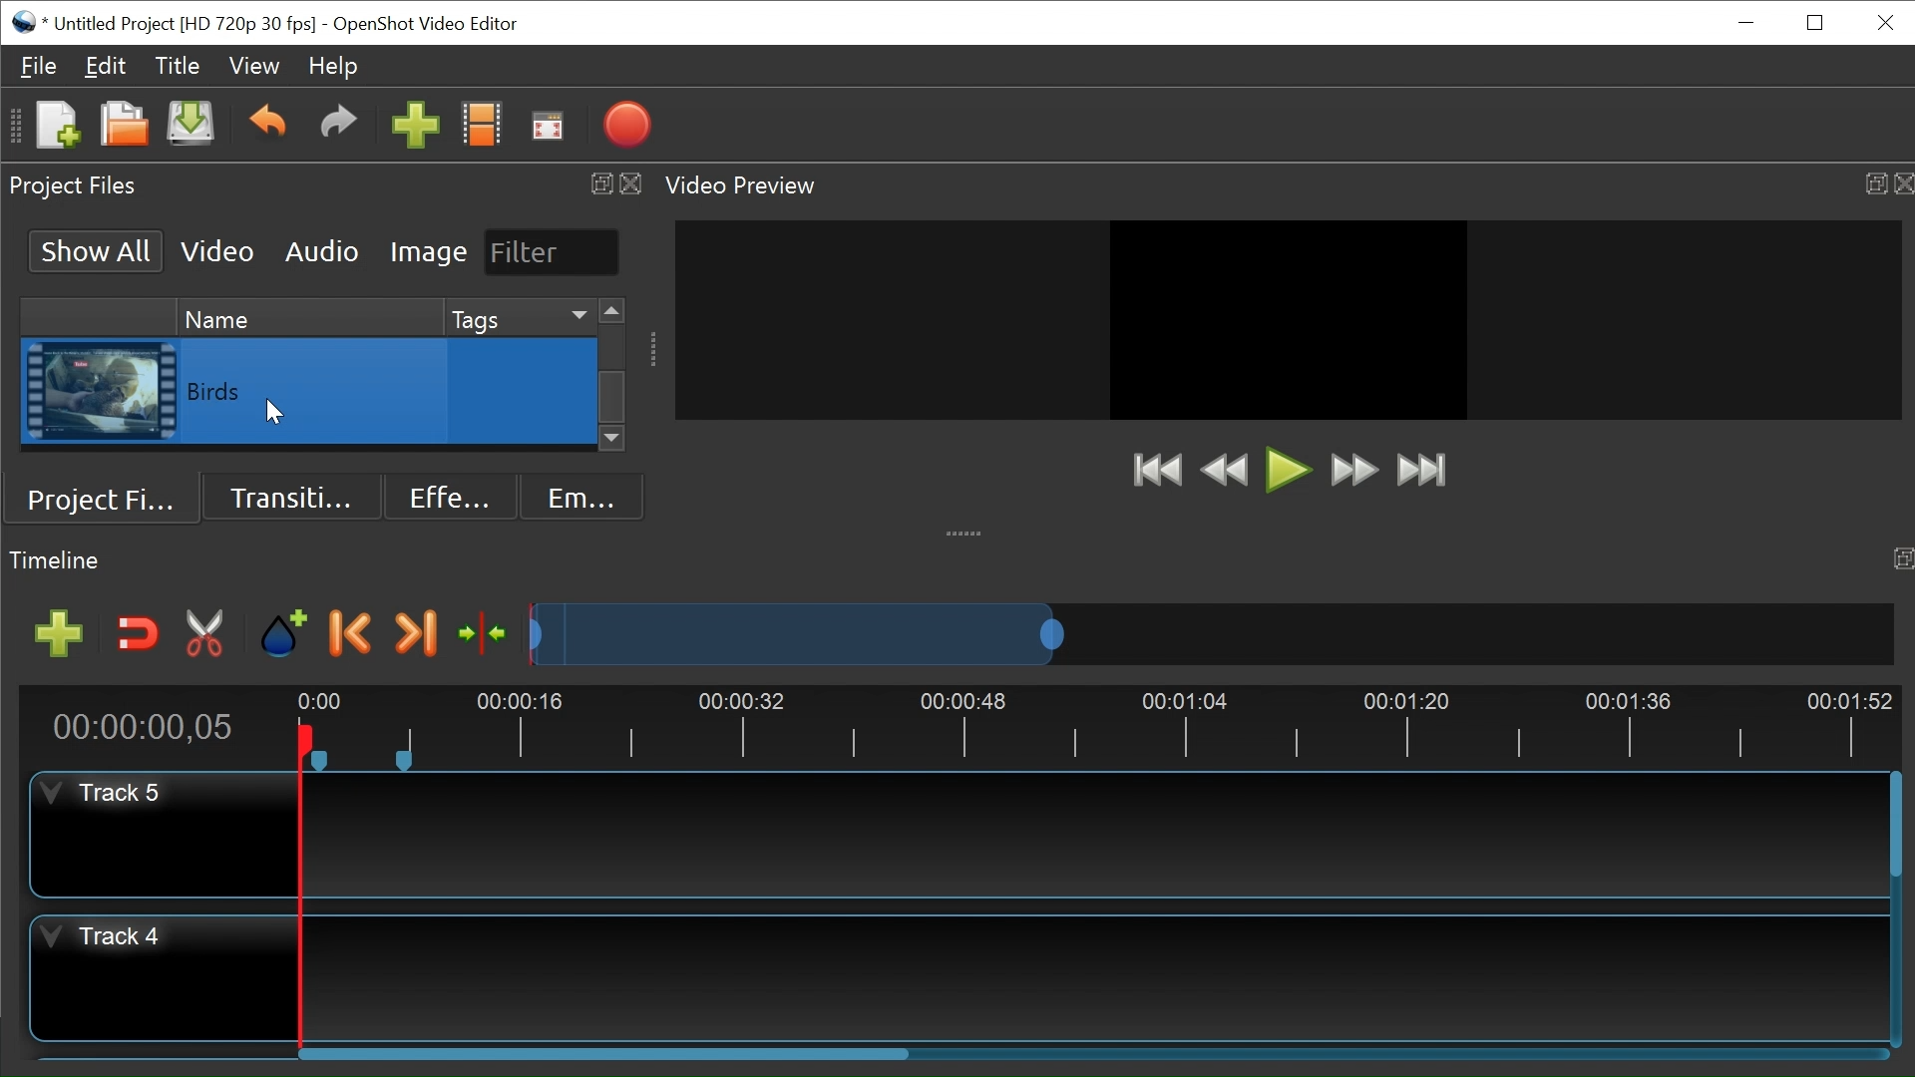 Image resolution: width=1915 pixels, height=1077 pixels. I want to click on Transition, so click(294, 495).